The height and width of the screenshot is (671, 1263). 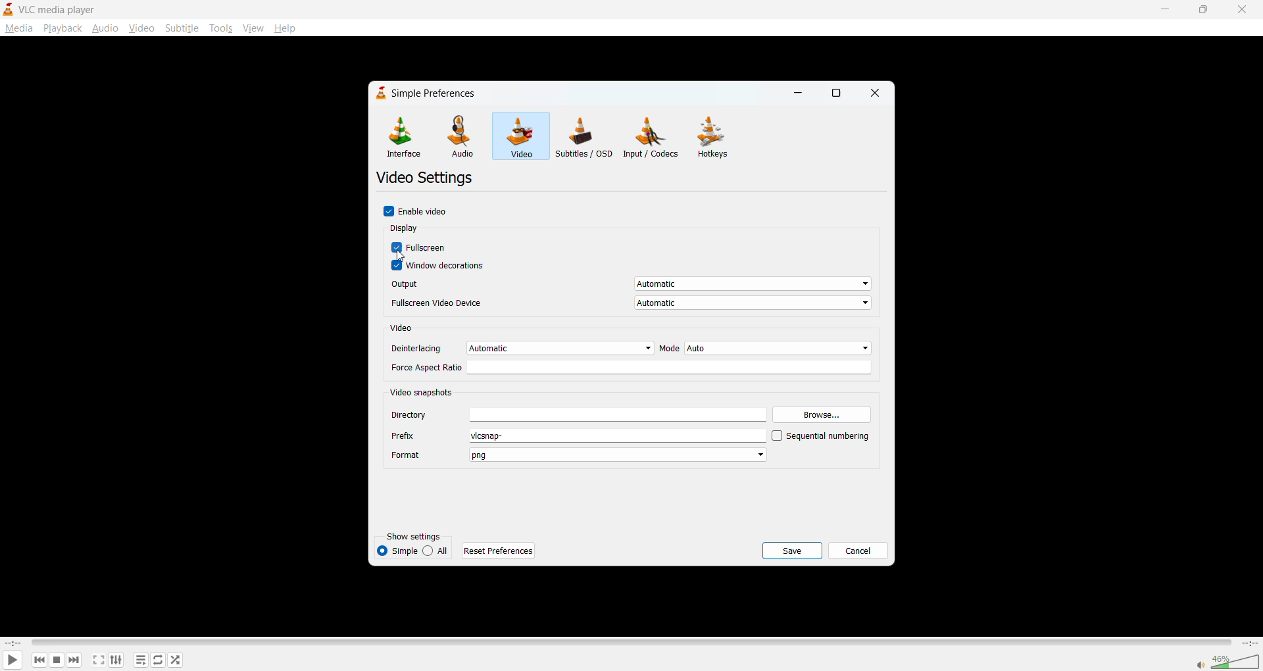 What do you see at coordinates (1227, 660) in the screenshot?
I see `volume` at bounding box center [1227, 660].